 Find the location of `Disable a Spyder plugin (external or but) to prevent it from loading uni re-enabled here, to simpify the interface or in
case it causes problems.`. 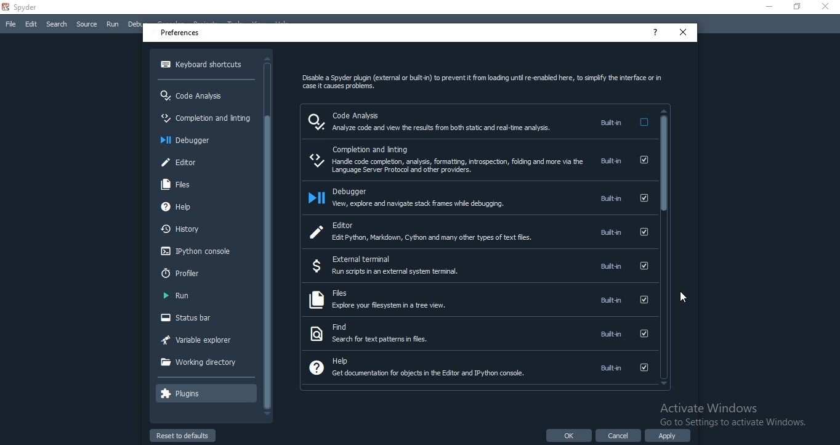

Disable a Spyder plugin (external or but) to prevent it from loading uni re-enabled here, to simpify the interface or in
case it causes problems. is located at coordinates (478, 83).